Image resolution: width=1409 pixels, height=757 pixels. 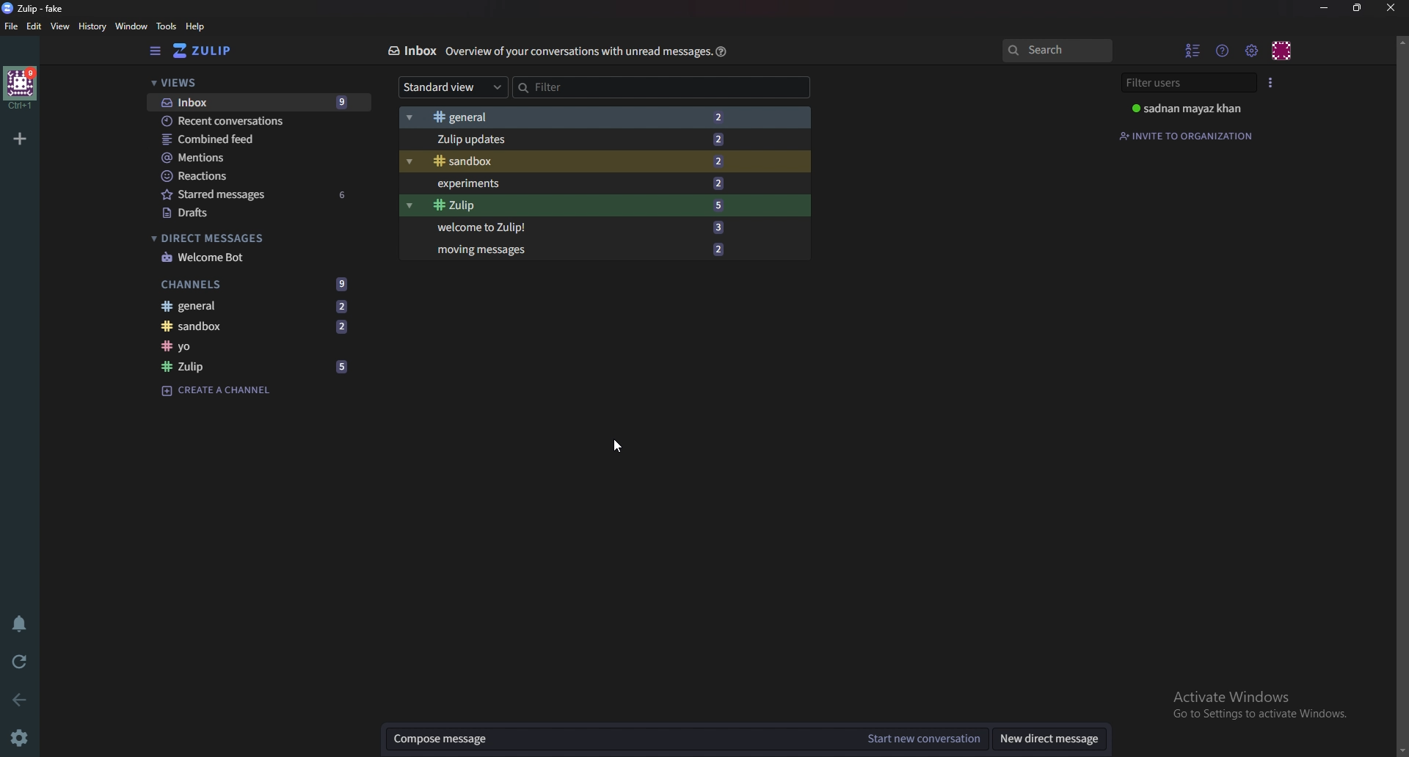 I want to click on mentions, so click(x=244, y=158).